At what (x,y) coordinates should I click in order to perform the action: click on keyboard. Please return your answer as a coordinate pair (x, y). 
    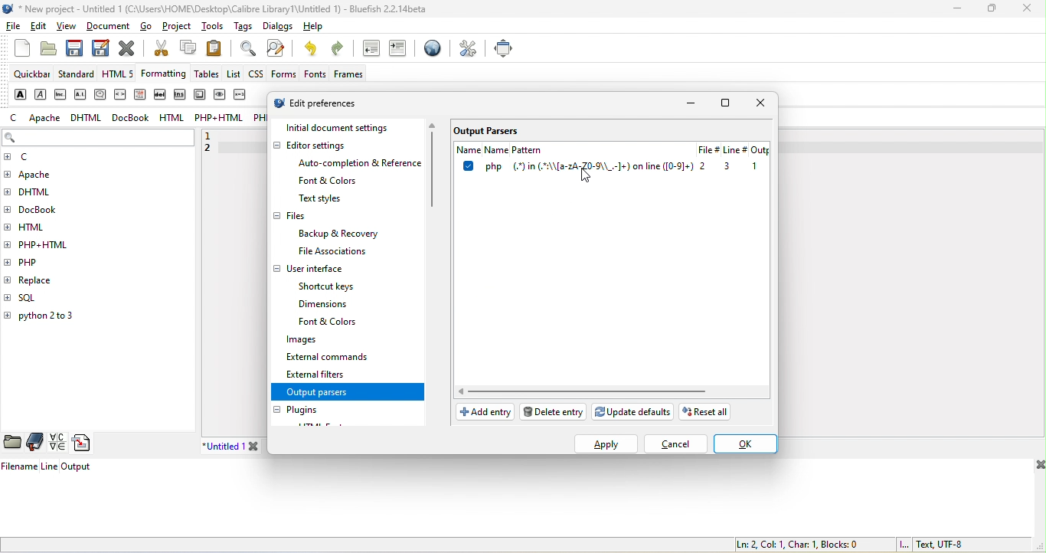
    Looking at the image, I should click on (199, 95).